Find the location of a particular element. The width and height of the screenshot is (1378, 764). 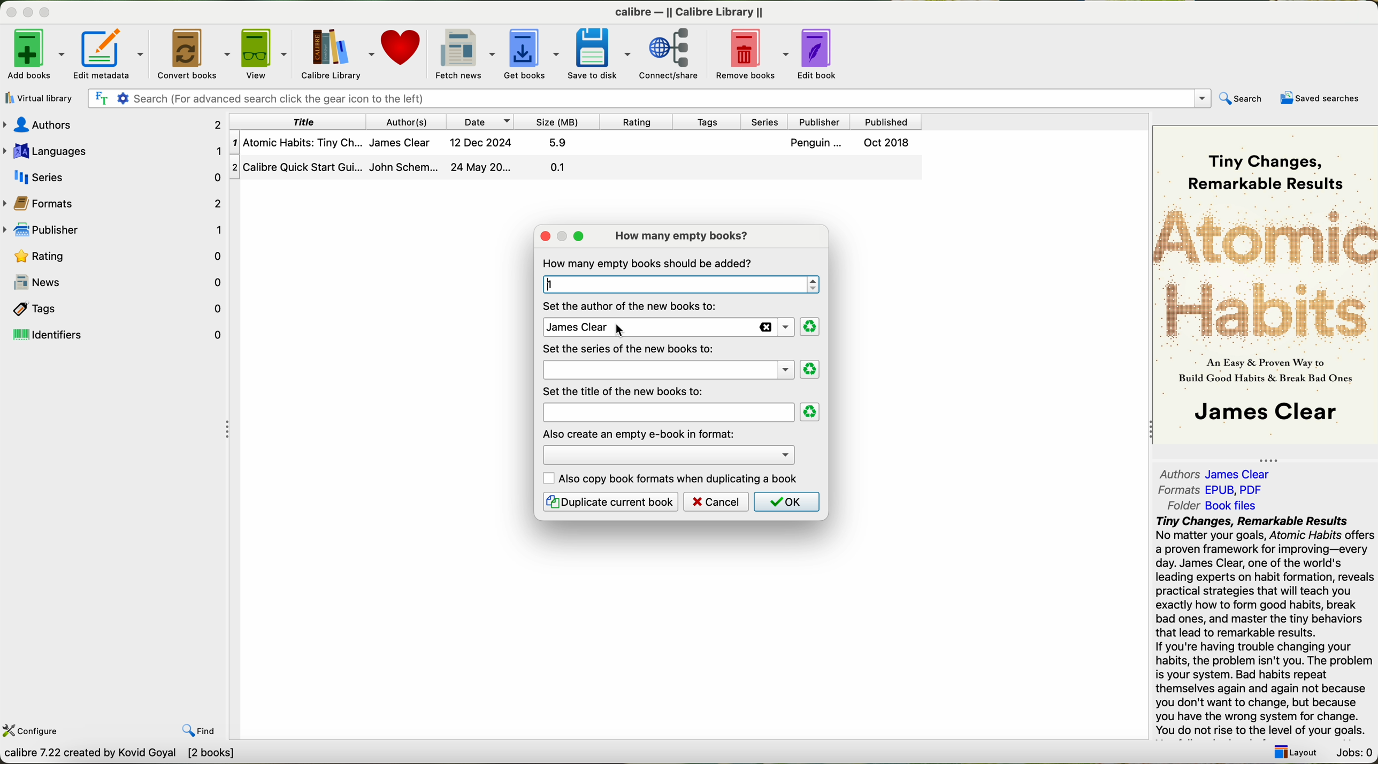

click on author is located at coordinates (665, 326).